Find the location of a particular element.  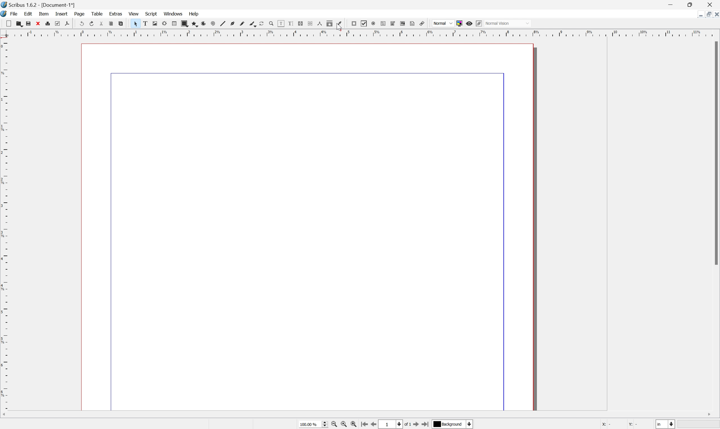

application logo is located at coordinates (5, 14).